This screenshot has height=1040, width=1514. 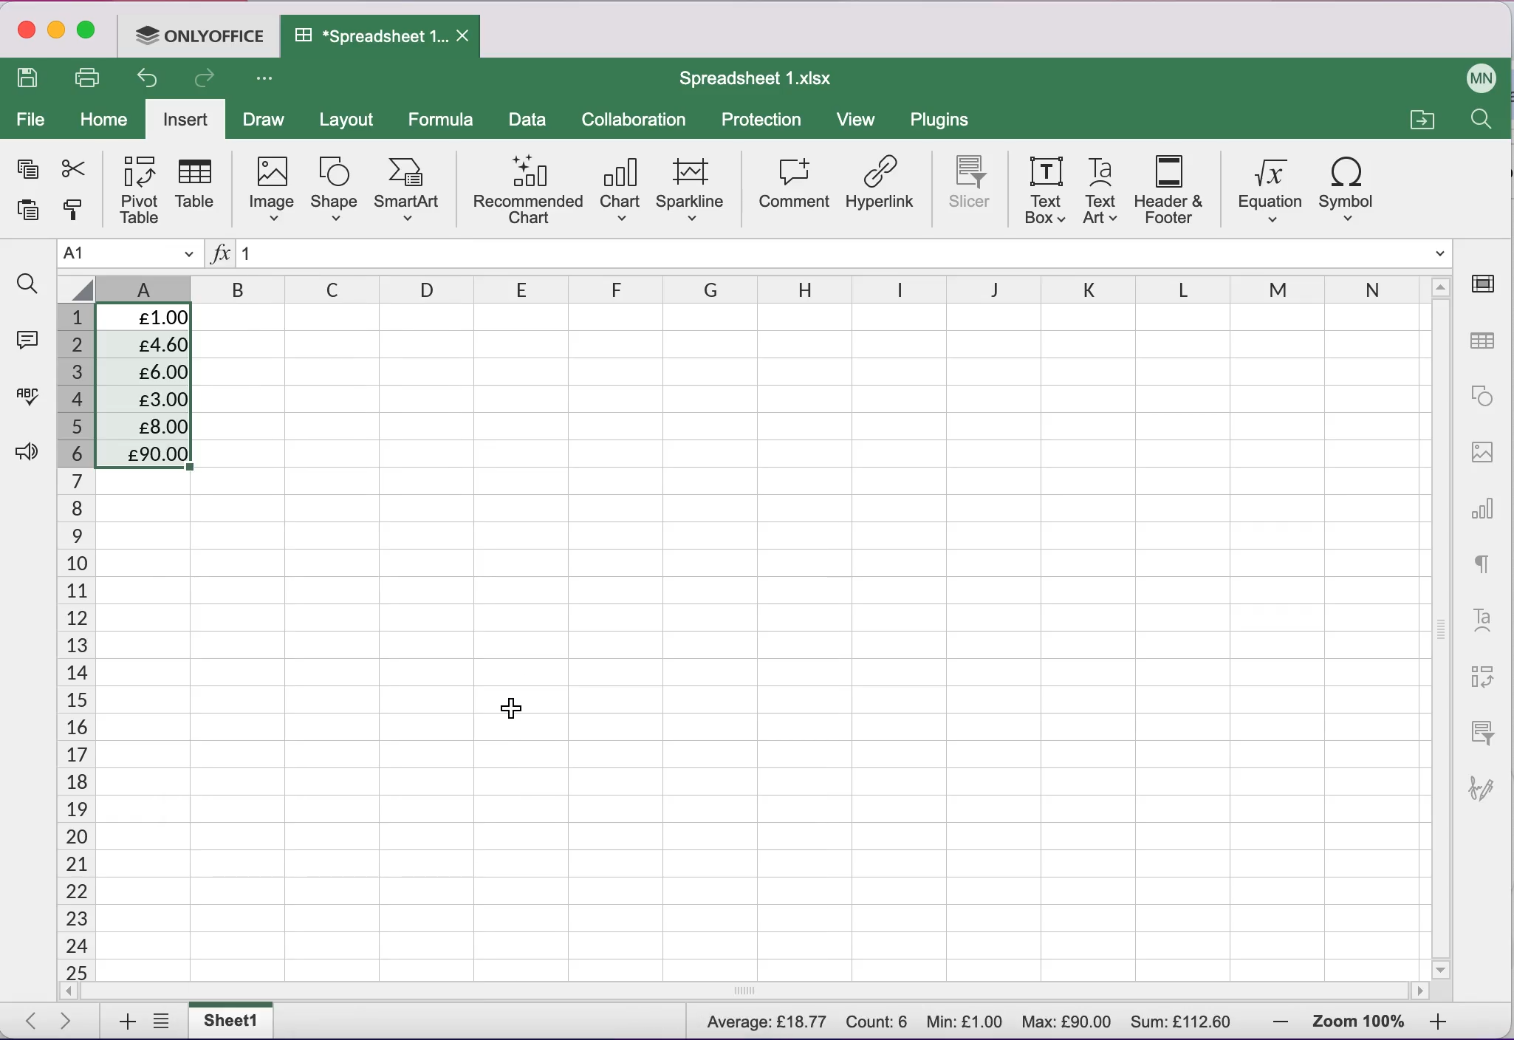 What do you see at coordinates (1439, 641) in the screenshot?
I see `vertical scrollbar` at bounding box center [1439, 641].